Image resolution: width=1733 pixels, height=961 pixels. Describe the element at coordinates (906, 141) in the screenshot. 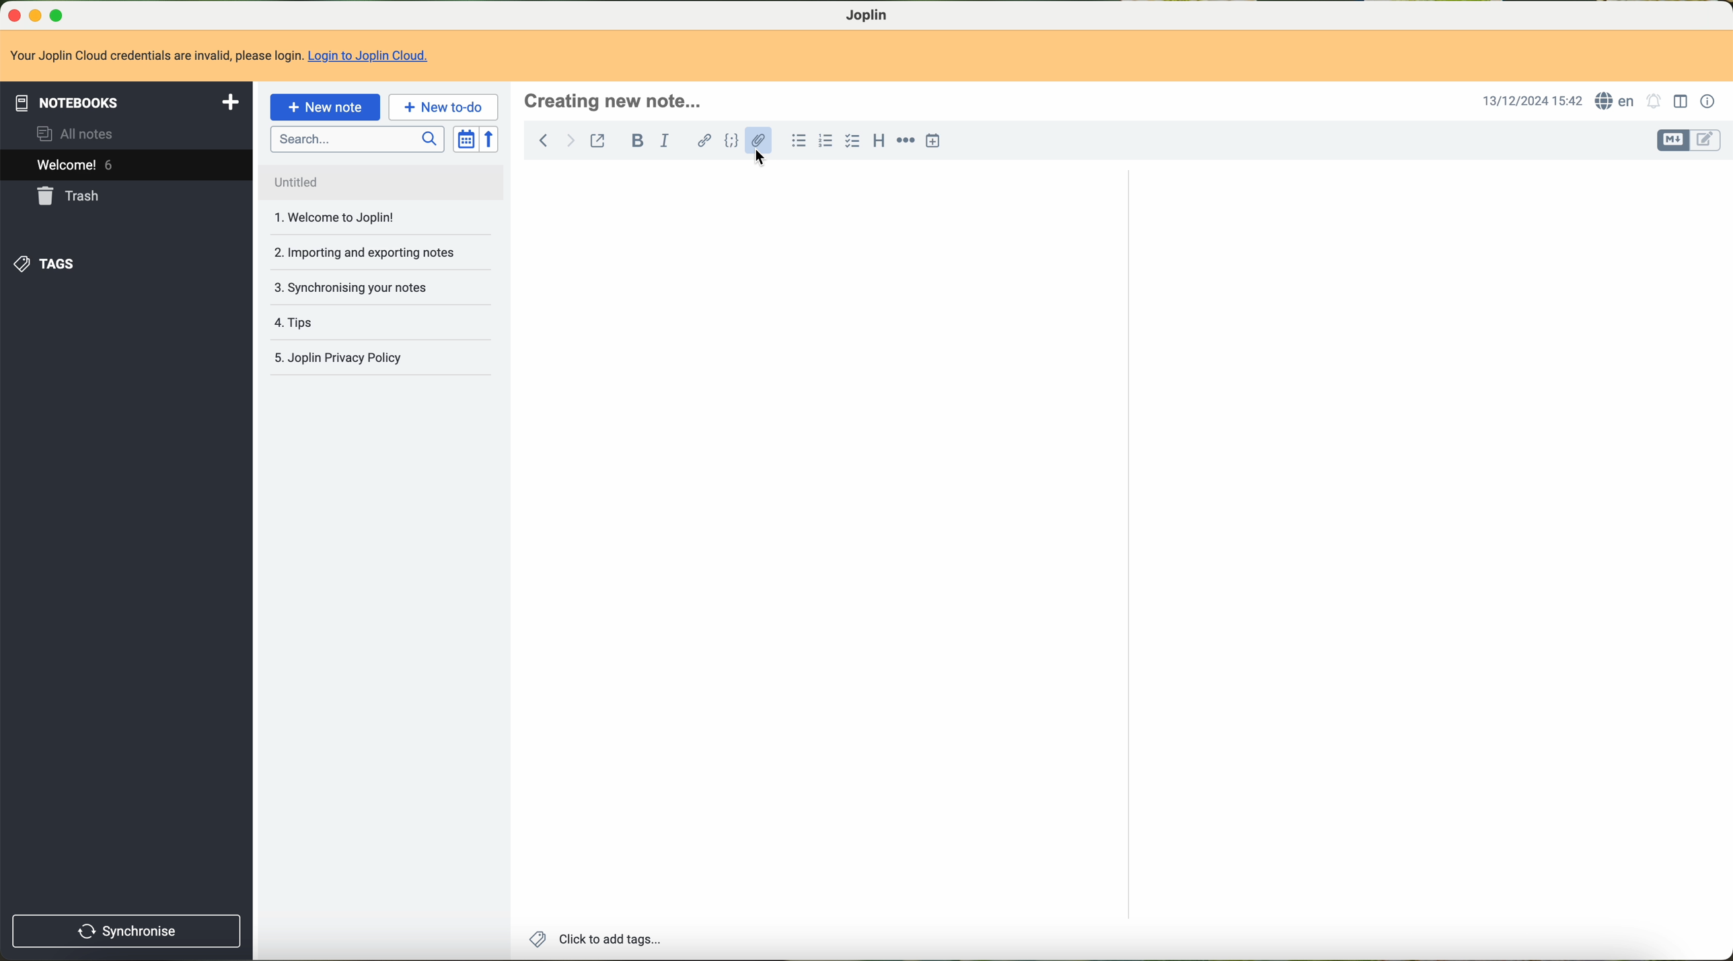

I see `horizontal rule` at that location.